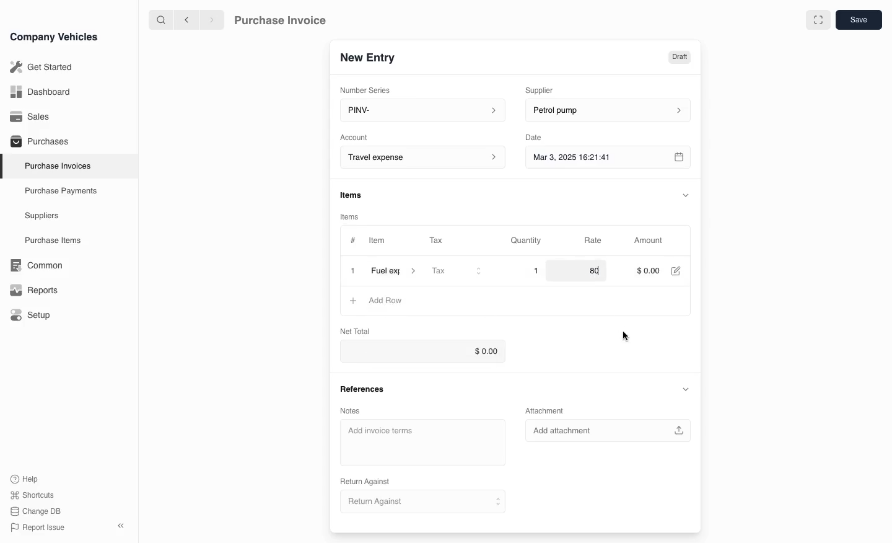 This screenshot has height=543, width=892. I want to click on save, so click(859, 19).